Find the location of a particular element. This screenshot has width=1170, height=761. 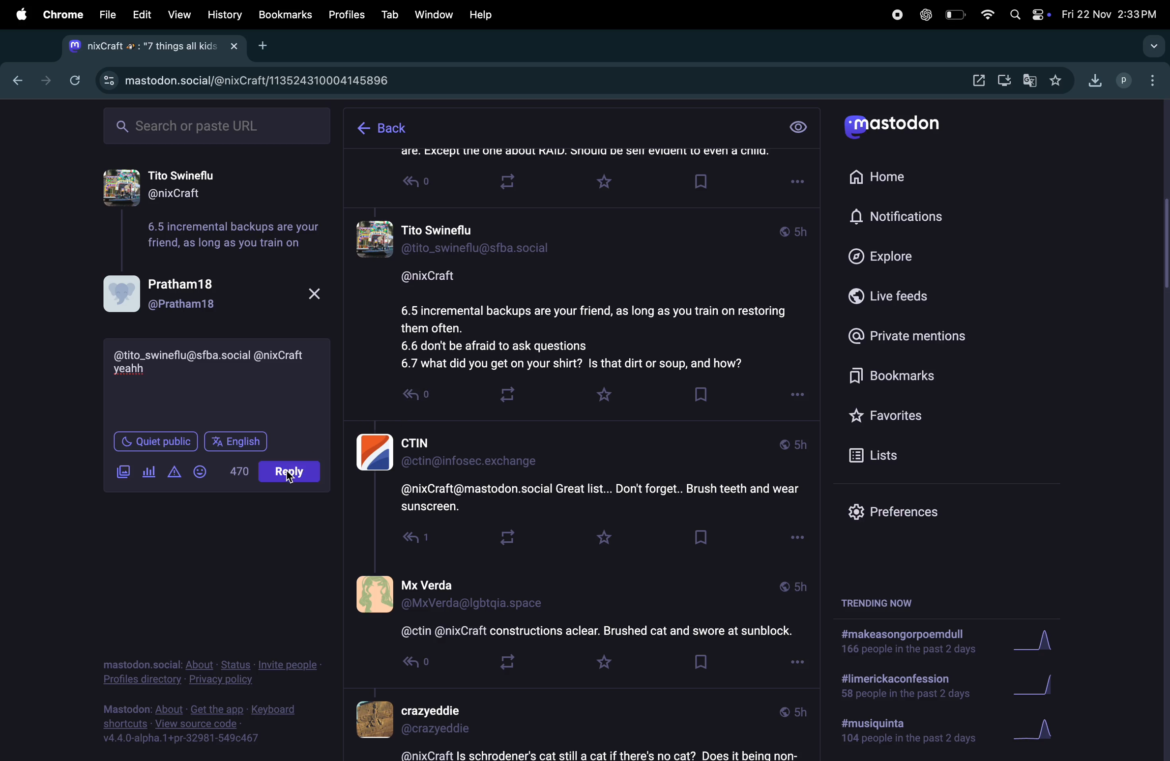

apple menu is located at coordinates (17, 14).